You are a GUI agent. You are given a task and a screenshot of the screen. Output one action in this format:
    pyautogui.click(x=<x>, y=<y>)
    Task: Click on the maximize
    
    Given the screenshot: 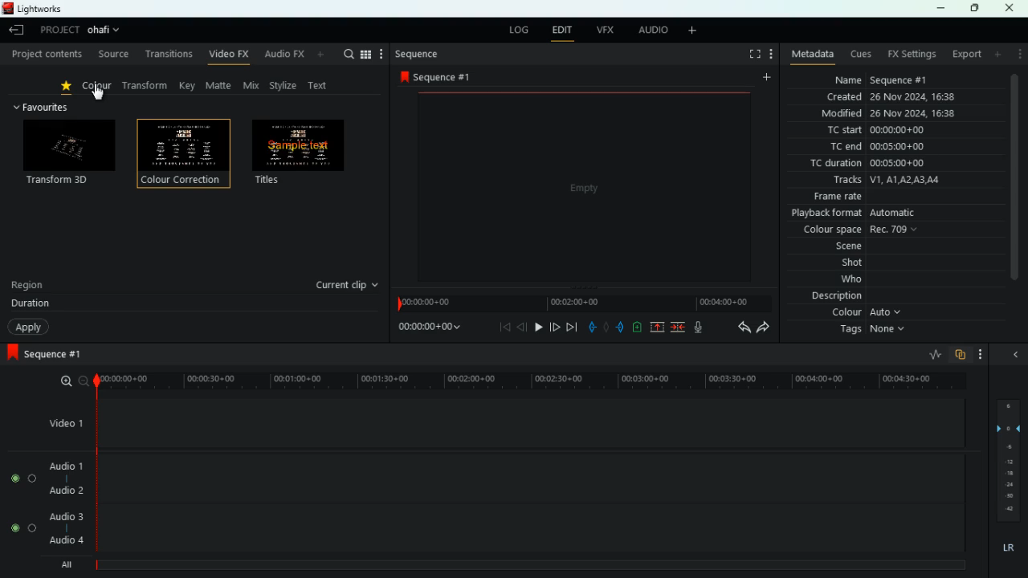 What is the action you would take?
    pyautogui.click(x=973, y=9)
    